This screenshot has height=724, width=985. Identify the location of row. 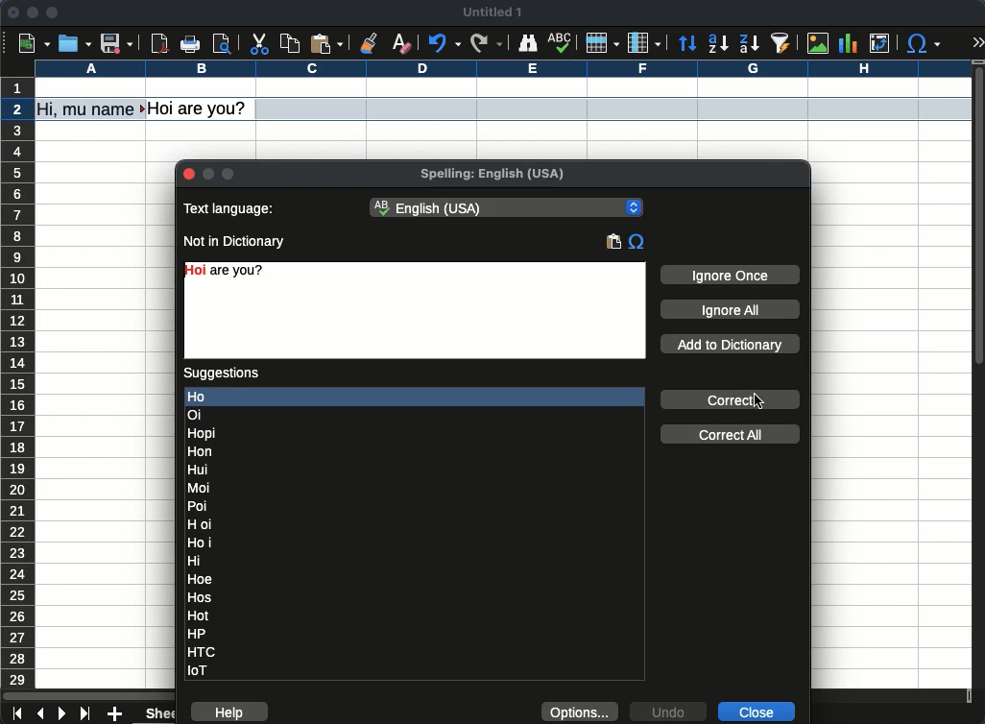
(602, 44).